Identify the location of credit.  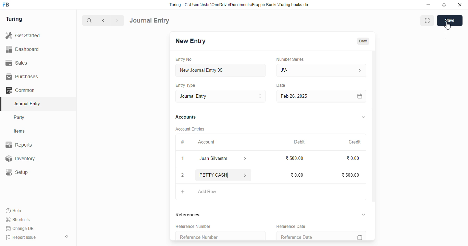
(355, 142).